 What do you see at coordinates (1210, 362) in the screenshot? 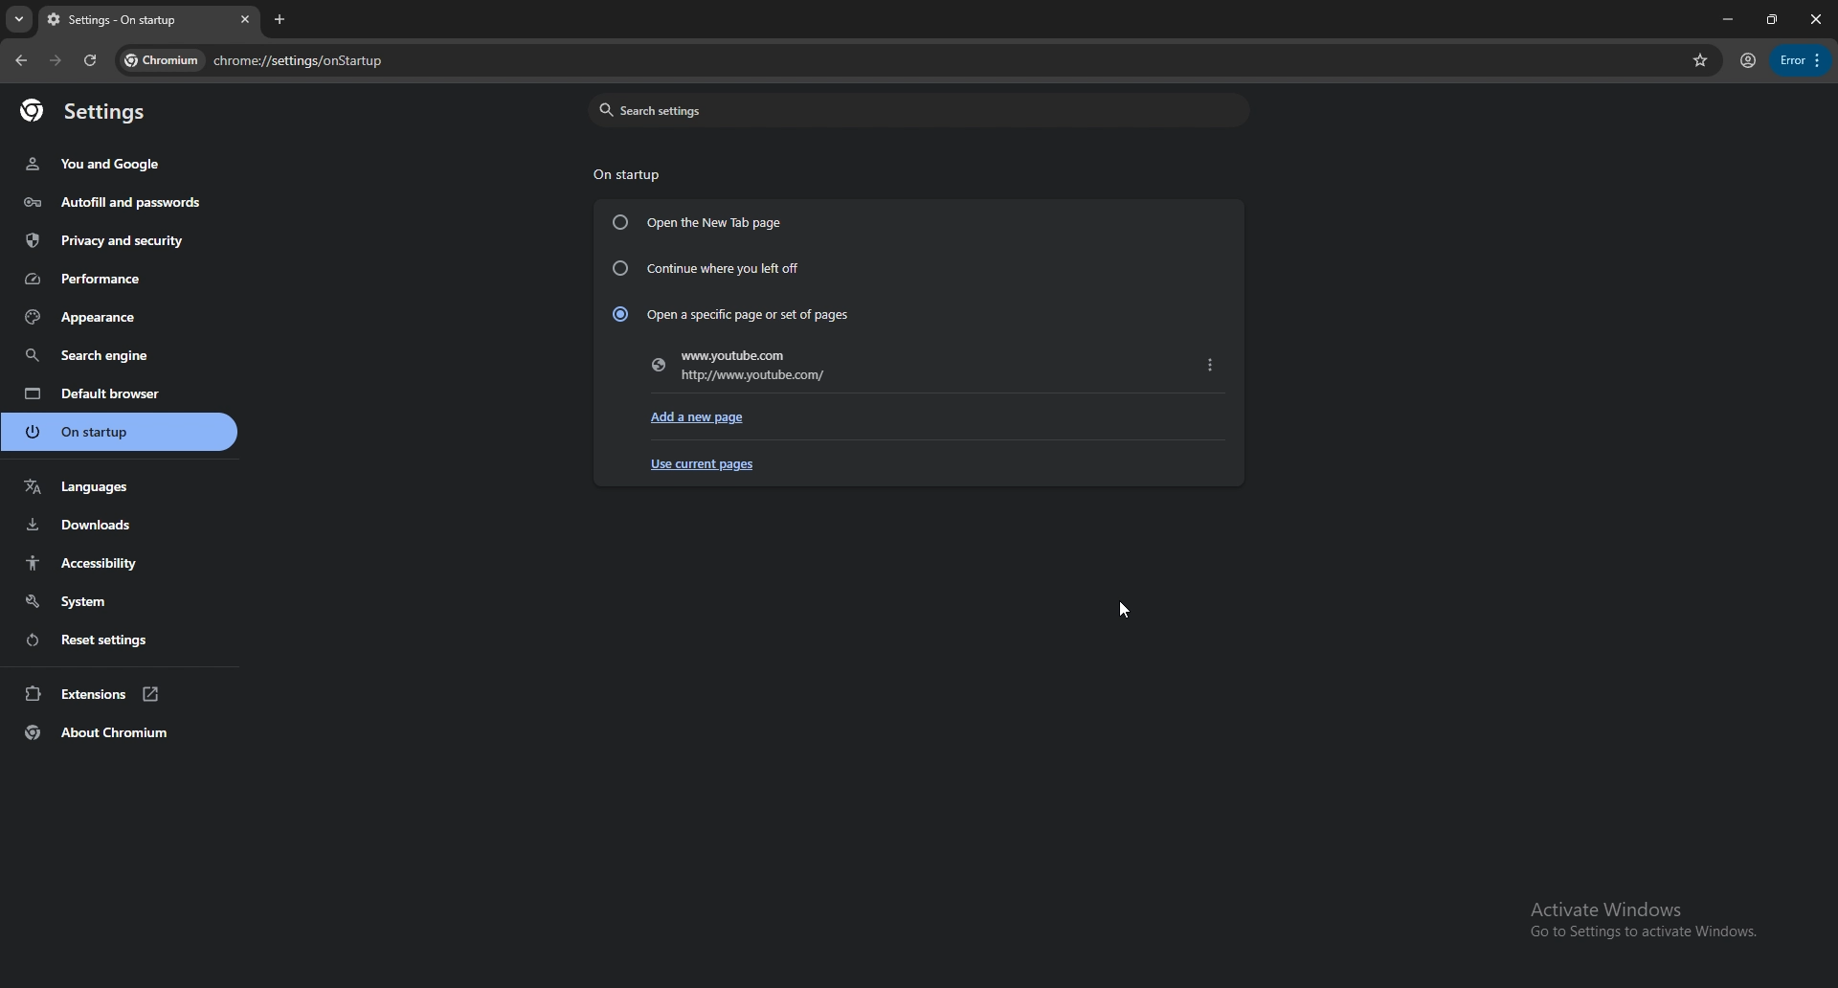
I see `options` at bounding box center [1210, 362].